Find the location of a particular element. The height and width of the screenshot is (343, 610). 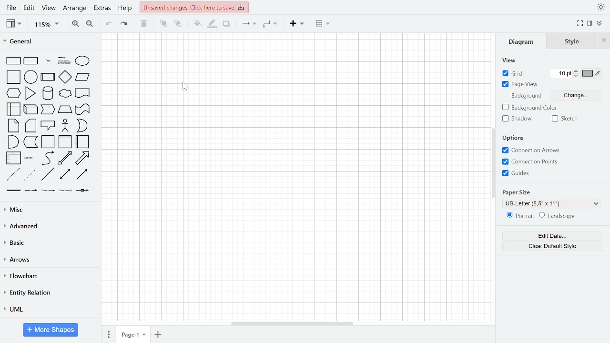

cursor is located at coordinates (186, 88).